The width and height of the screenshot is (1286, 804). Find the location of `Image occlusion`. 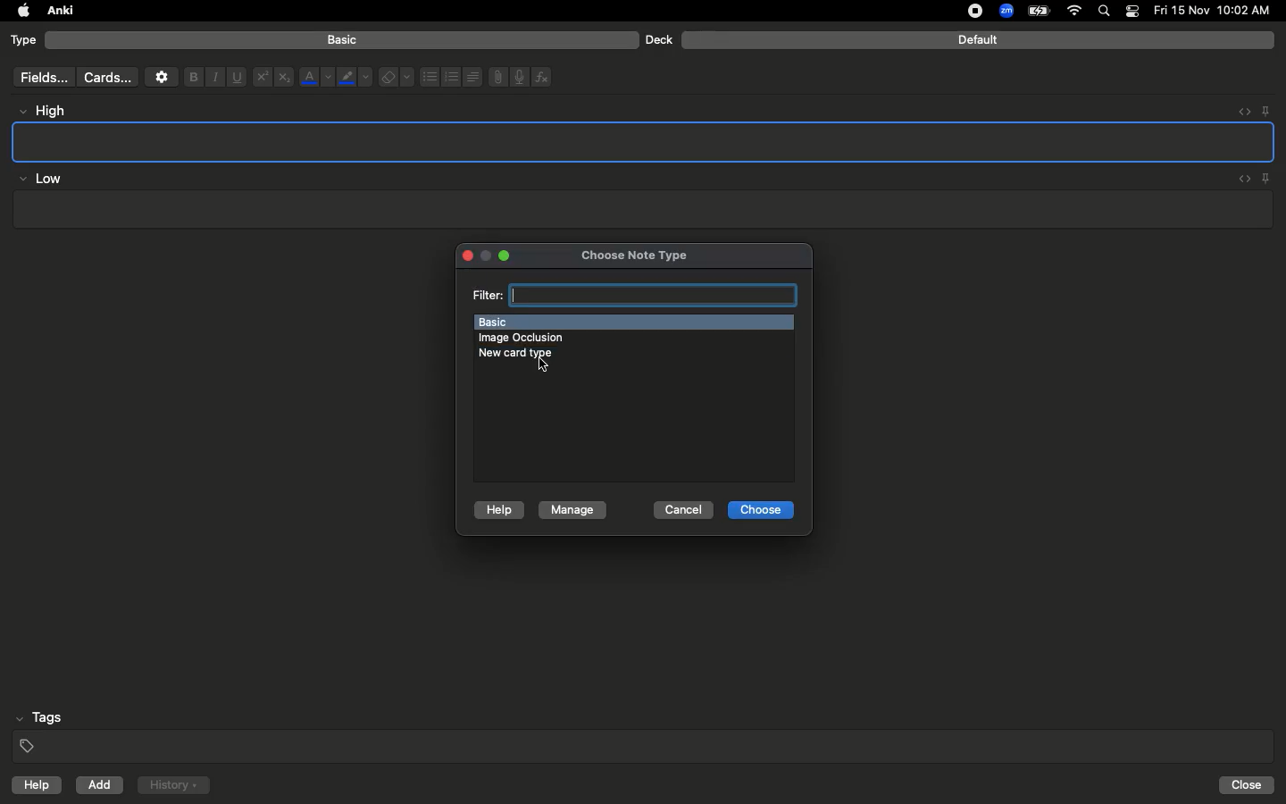

Image occlusion is located at coordinates (529, 338).